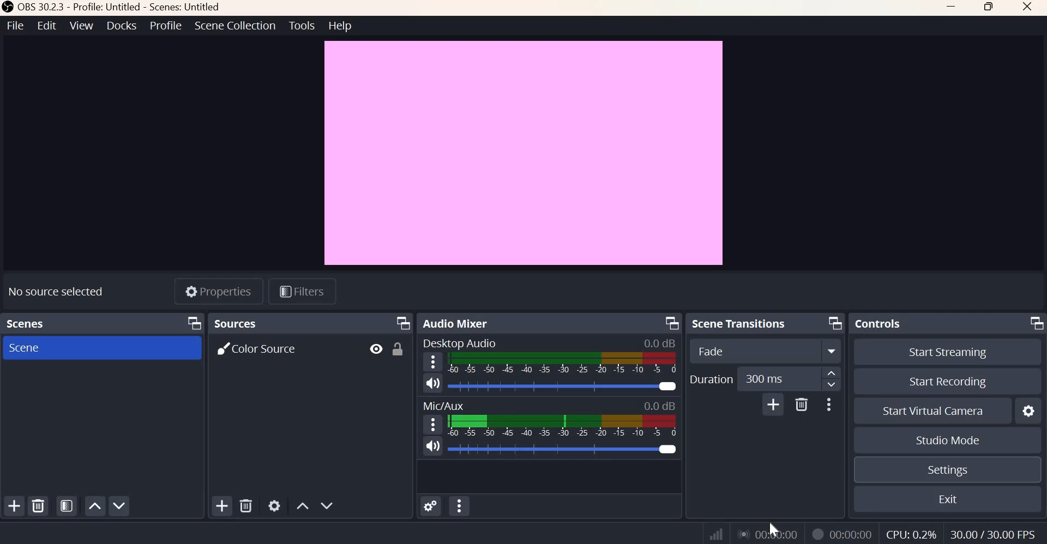 Image resolution: width=1047 pixels, height=544 pixels. I want to click on More Options, so click(830, 404).